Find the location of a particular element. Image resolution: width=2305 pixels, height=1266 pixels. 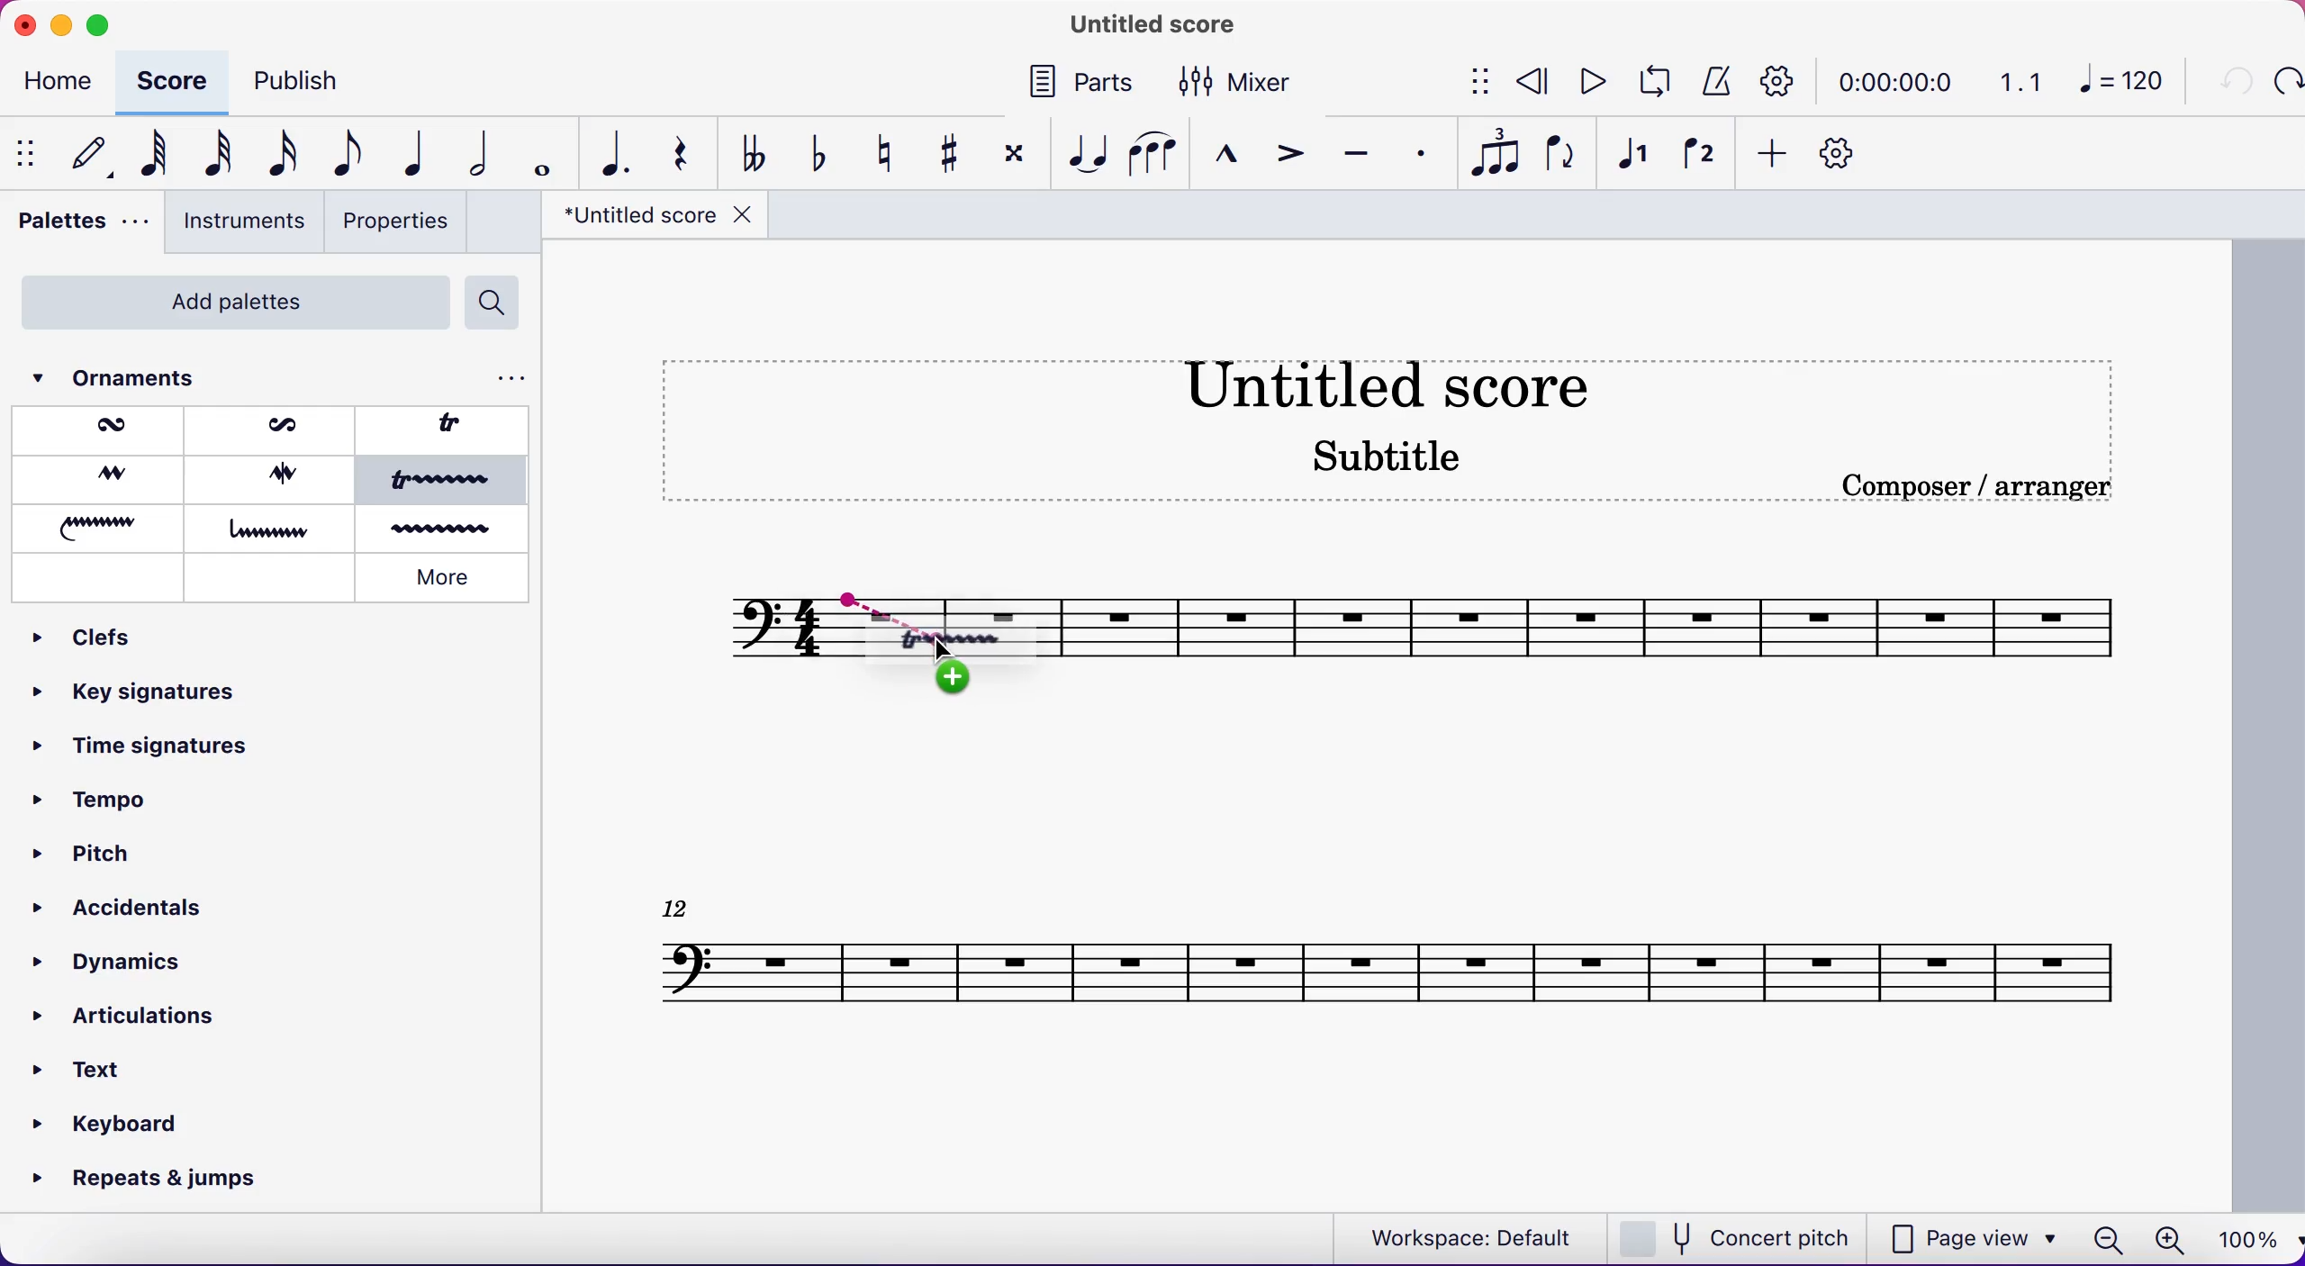

glissando (descending) is located at coordinates (273, 529).